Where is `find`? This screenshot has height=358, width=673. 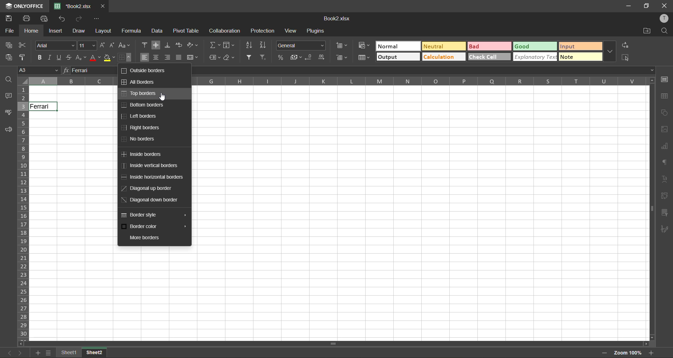 find is located at coordinates (9, 80).